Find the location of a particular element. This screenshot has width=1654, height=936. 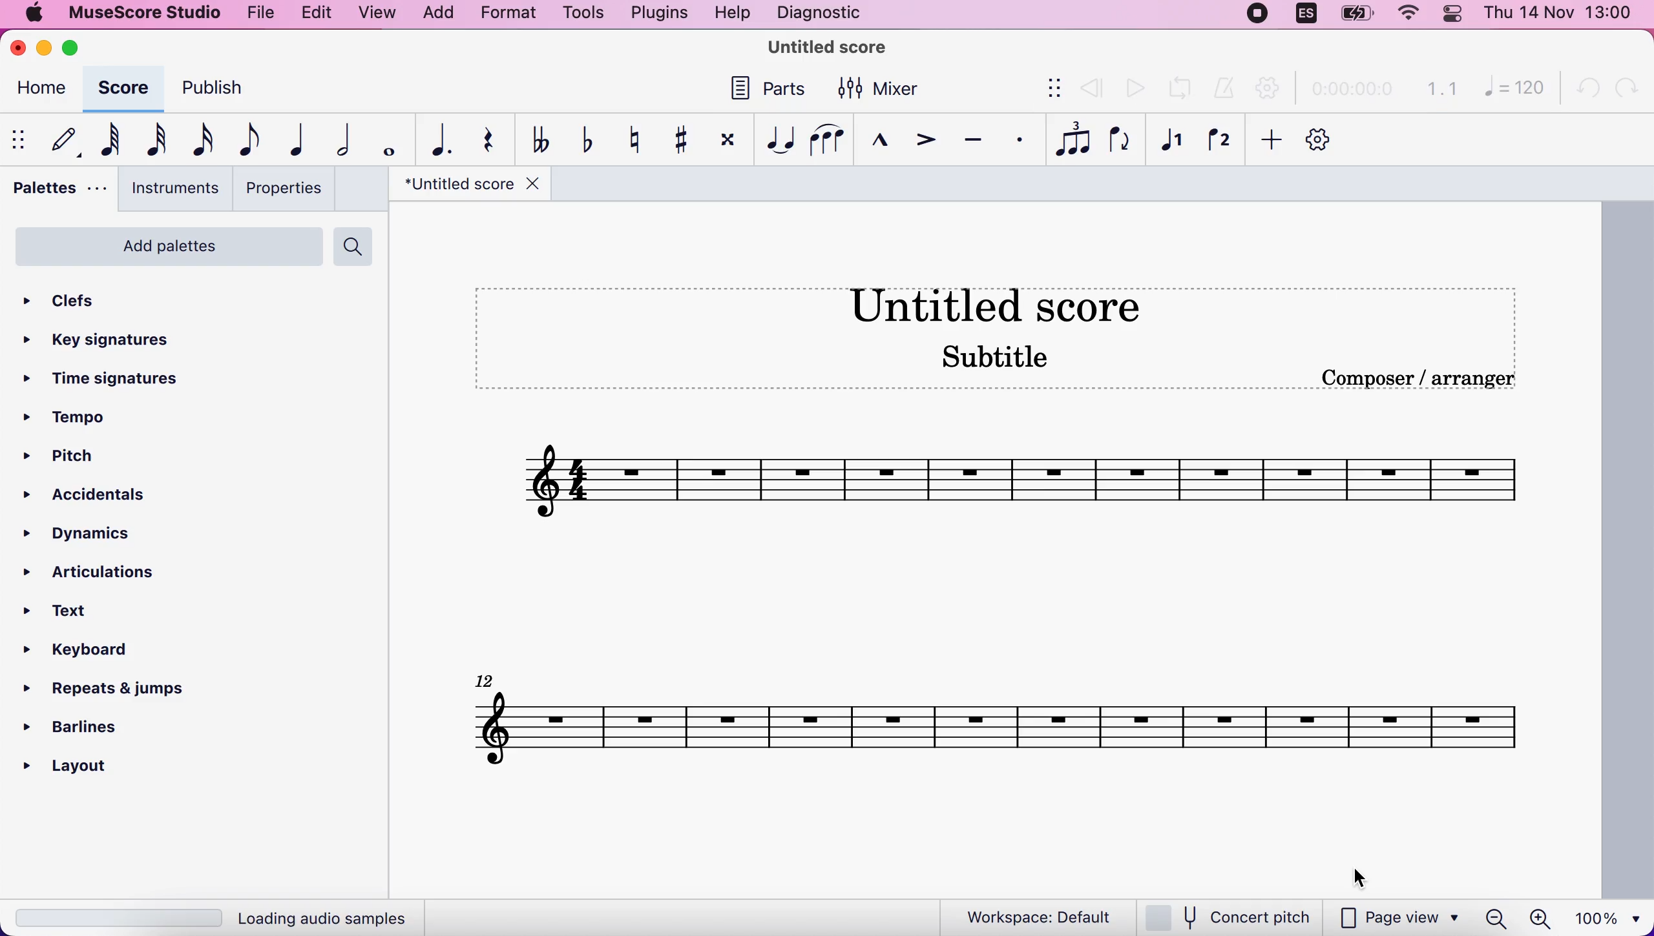

musical scales is located at coordinates (989, 486).